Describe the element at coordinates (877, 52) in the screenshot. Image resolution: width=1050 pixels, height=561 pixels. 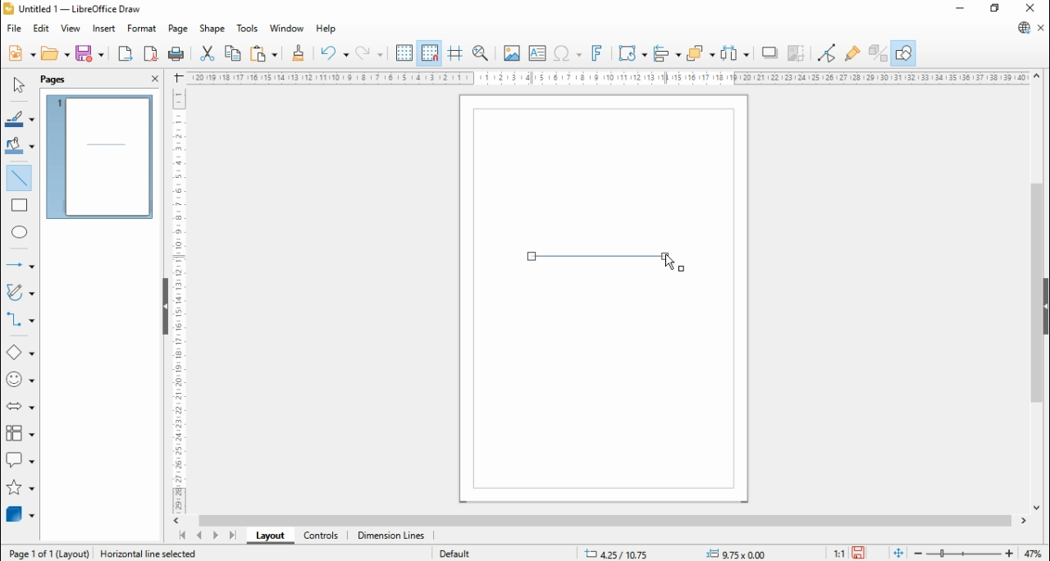
I see `toggle extrusions` at that location.